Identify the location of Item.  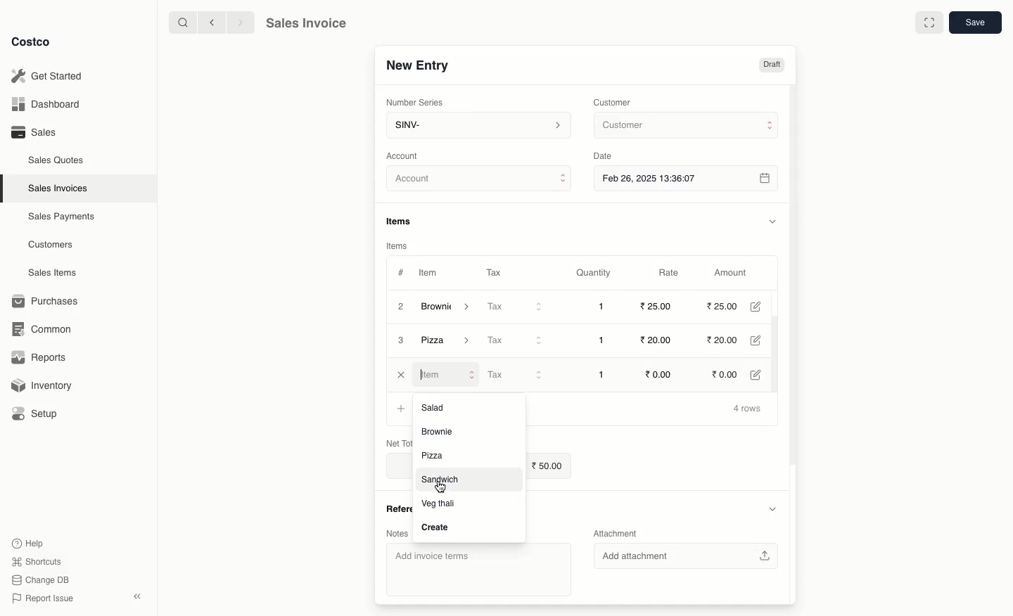
(447, 374).